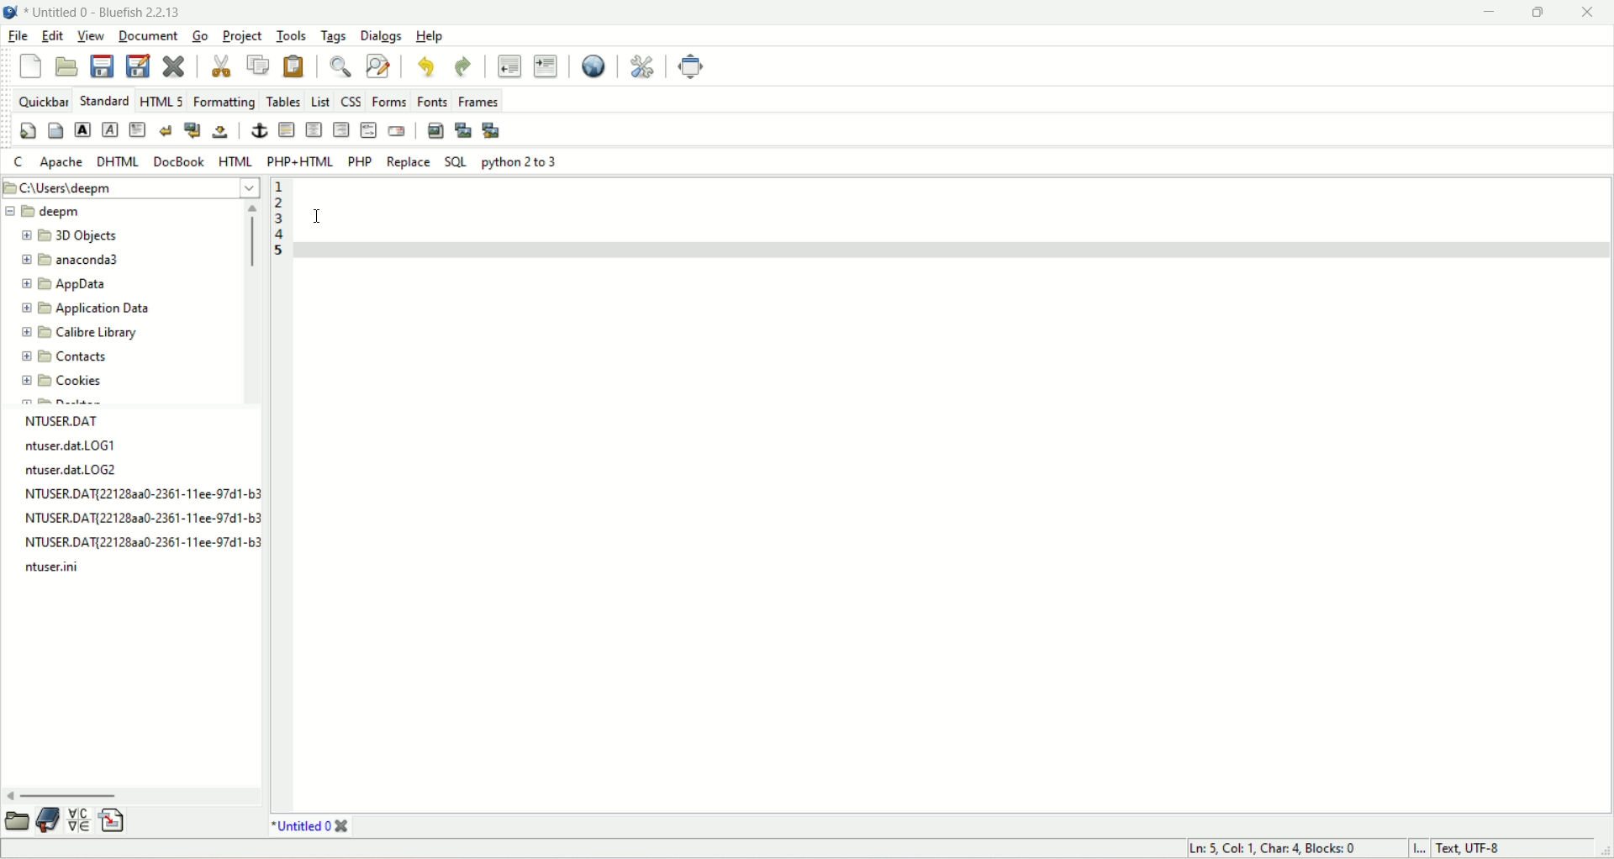  I want to click on location, so click(129, 187).